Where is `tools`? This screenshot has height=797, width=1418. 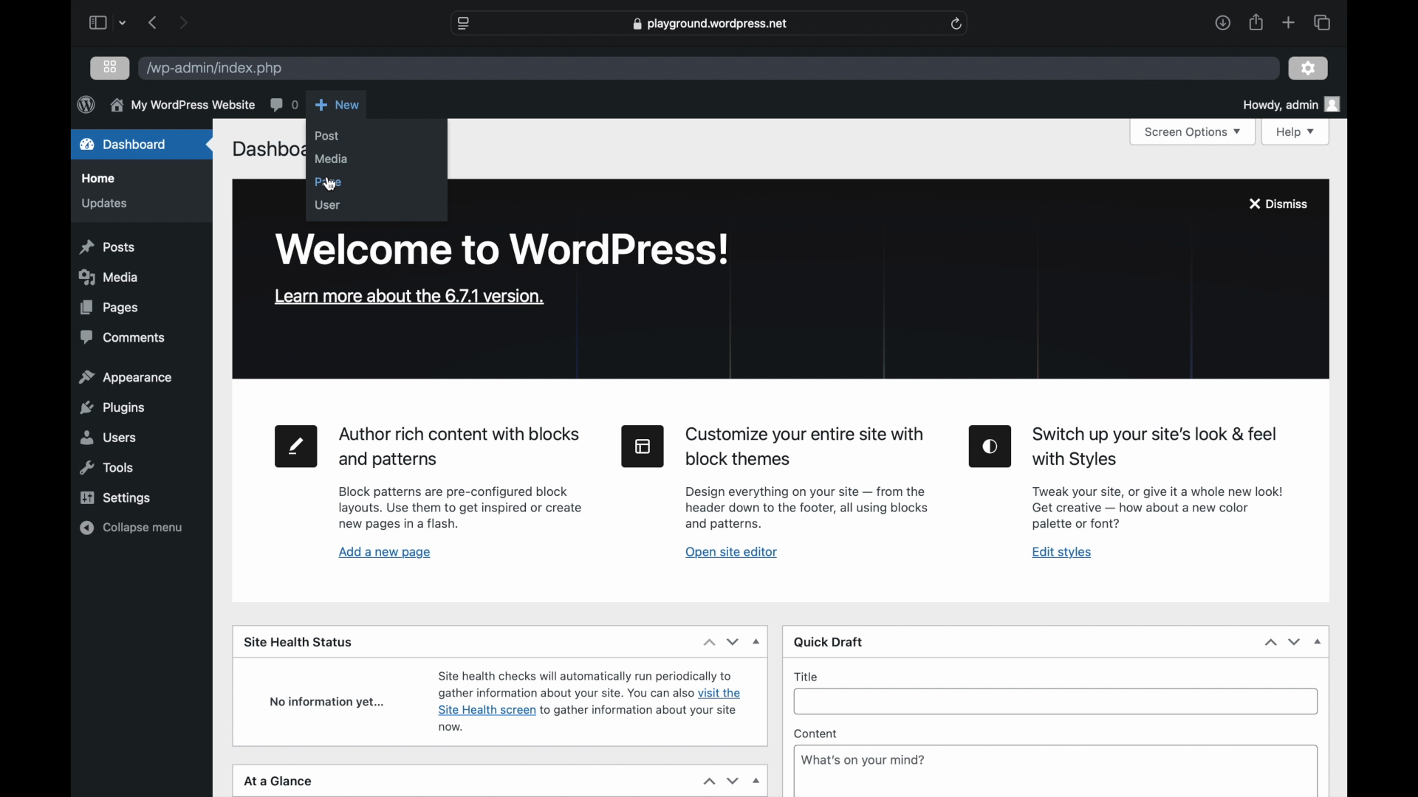
tools is located at coordinates (106, 469).